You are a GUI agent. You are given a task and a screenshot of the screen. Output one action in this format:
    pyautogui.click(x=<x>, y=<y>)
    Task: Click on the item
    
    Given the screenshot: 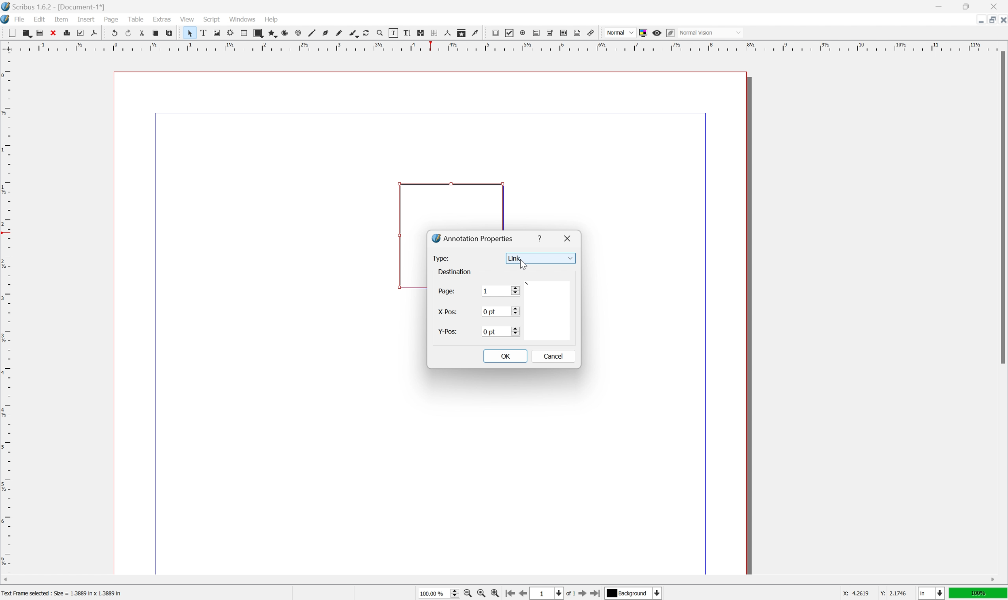 What is the action you would take?
    pyautogui.click(x=61, y=19)
    